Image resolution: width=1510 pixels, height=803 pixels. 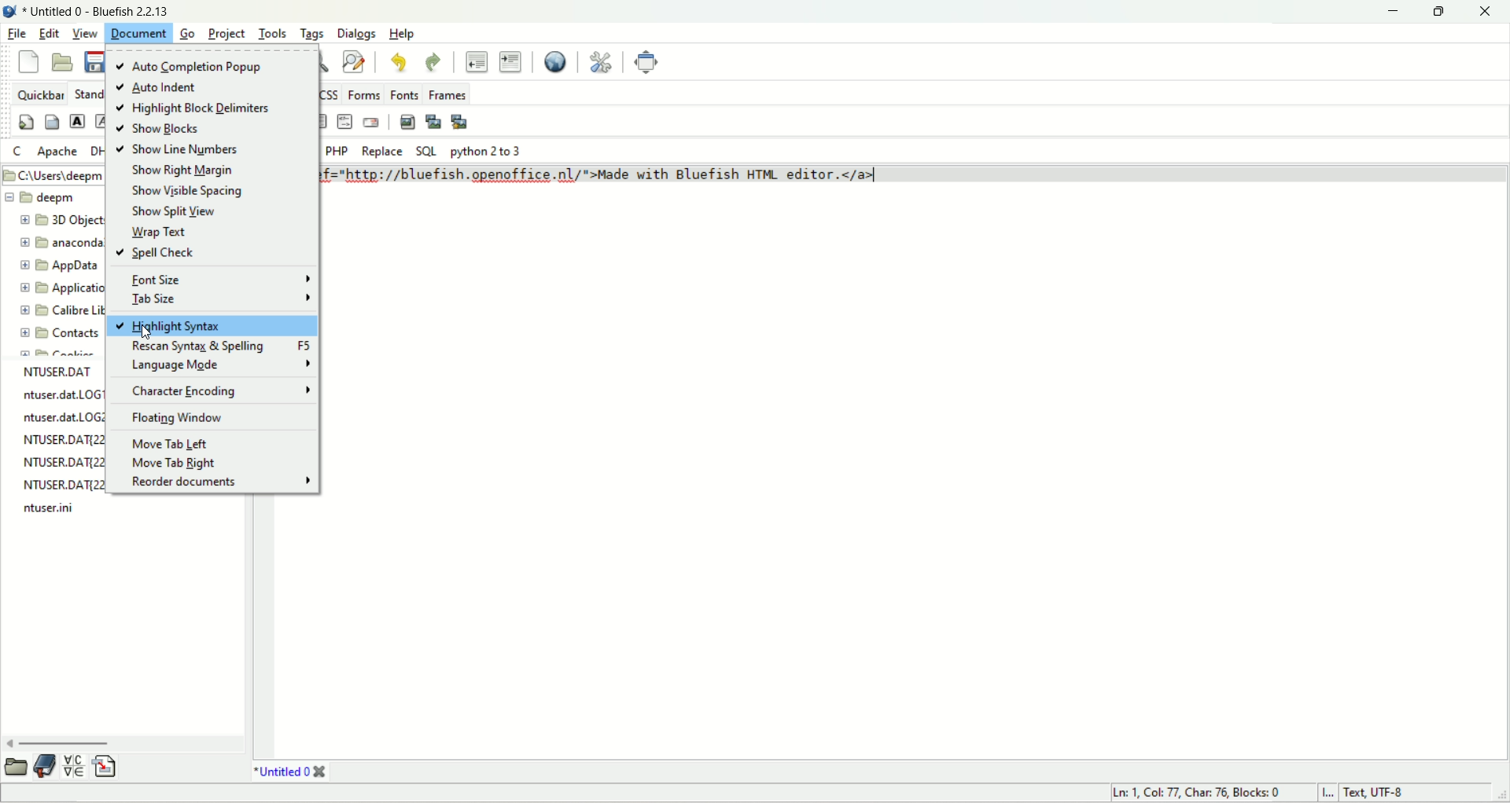 What do you see at coordinates (344, 123) in the screenshot?
I see `HTML comment` at bounding box center [344, 123].